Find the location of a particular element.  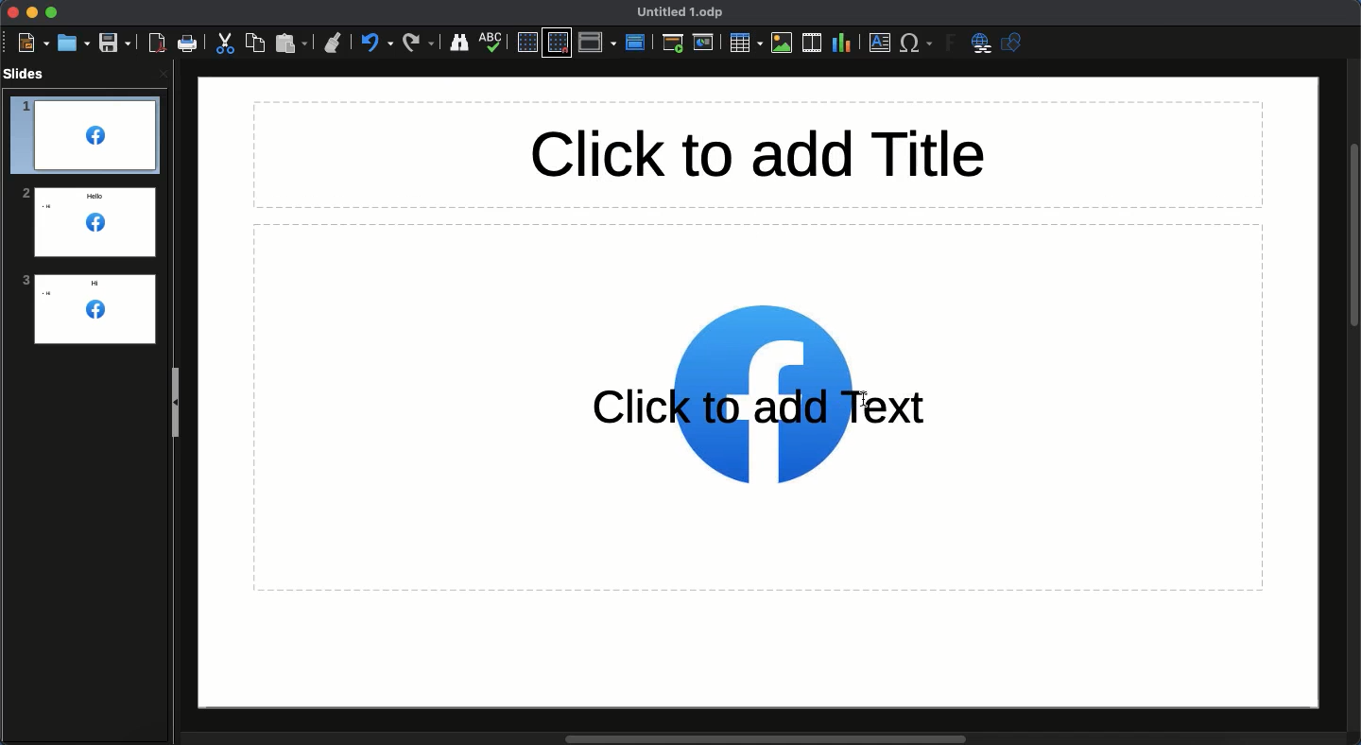

Minimize is located at coordinates (31, 12).